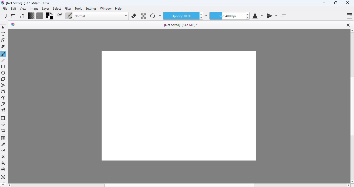 The image size is (354, 187). What do you see at coordinates (352, 107) in the screenshot?
I see `vertical scroll bar` at bounding box center [352, 107].